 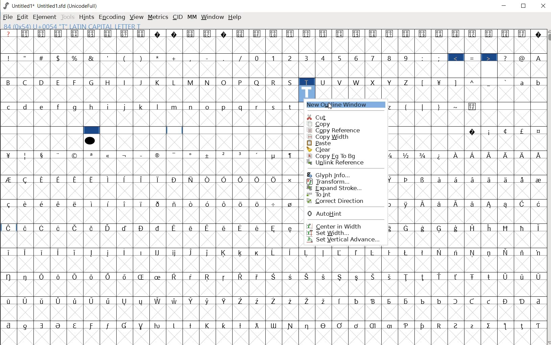 What do you see at coordinates (258, 203) in the screenshot?
I see `Symbol` at bounding box center [258, 203].